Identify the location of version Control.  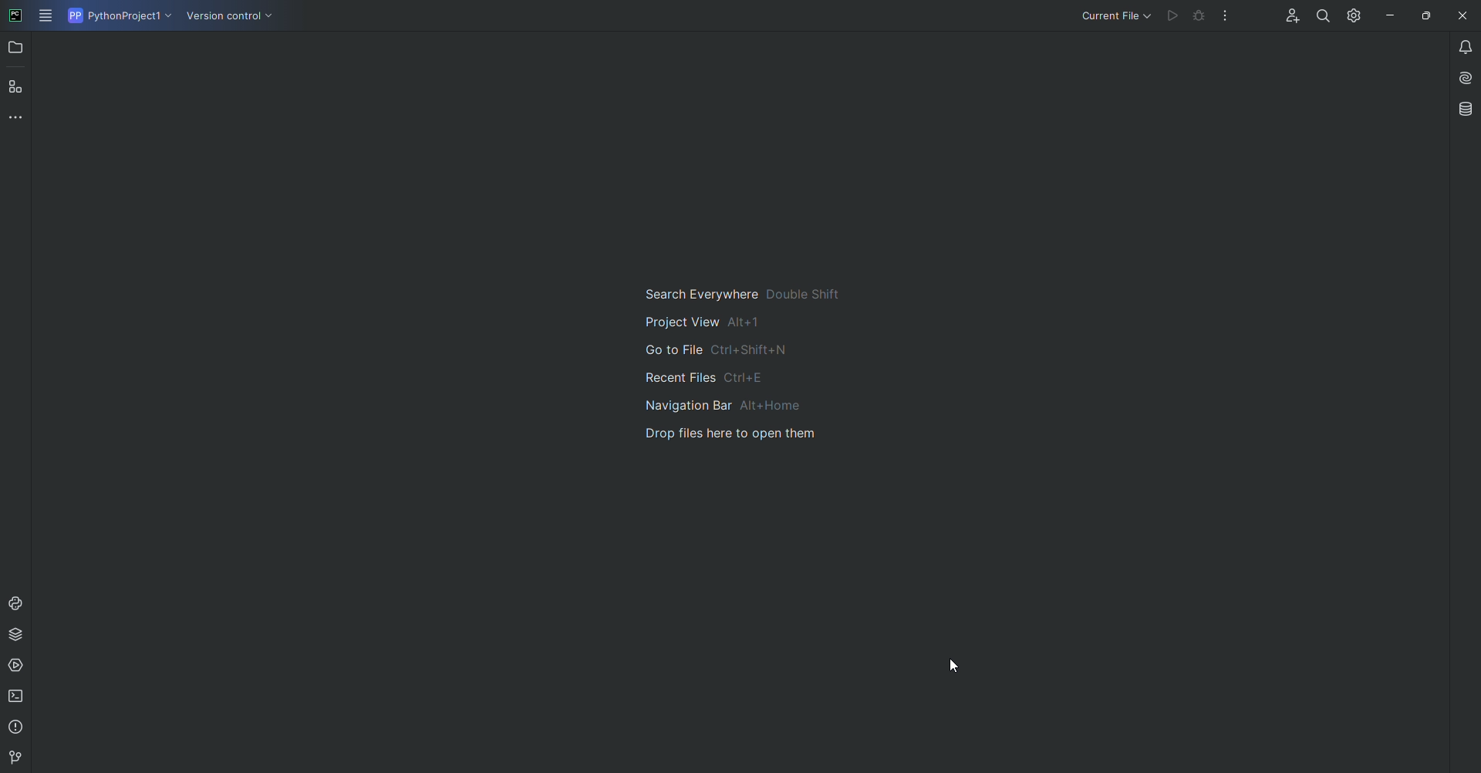
(13, 758).